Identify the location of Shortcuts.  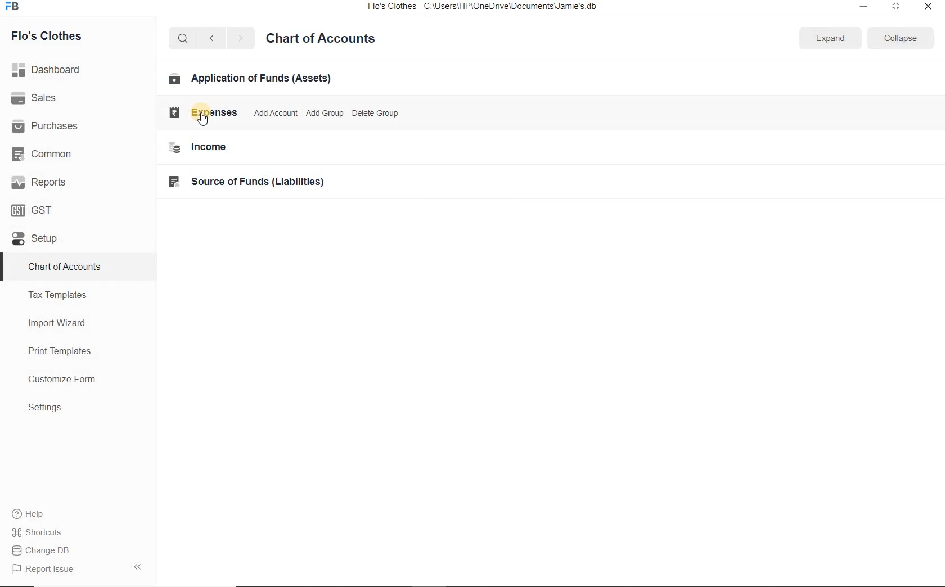
(47, 532).